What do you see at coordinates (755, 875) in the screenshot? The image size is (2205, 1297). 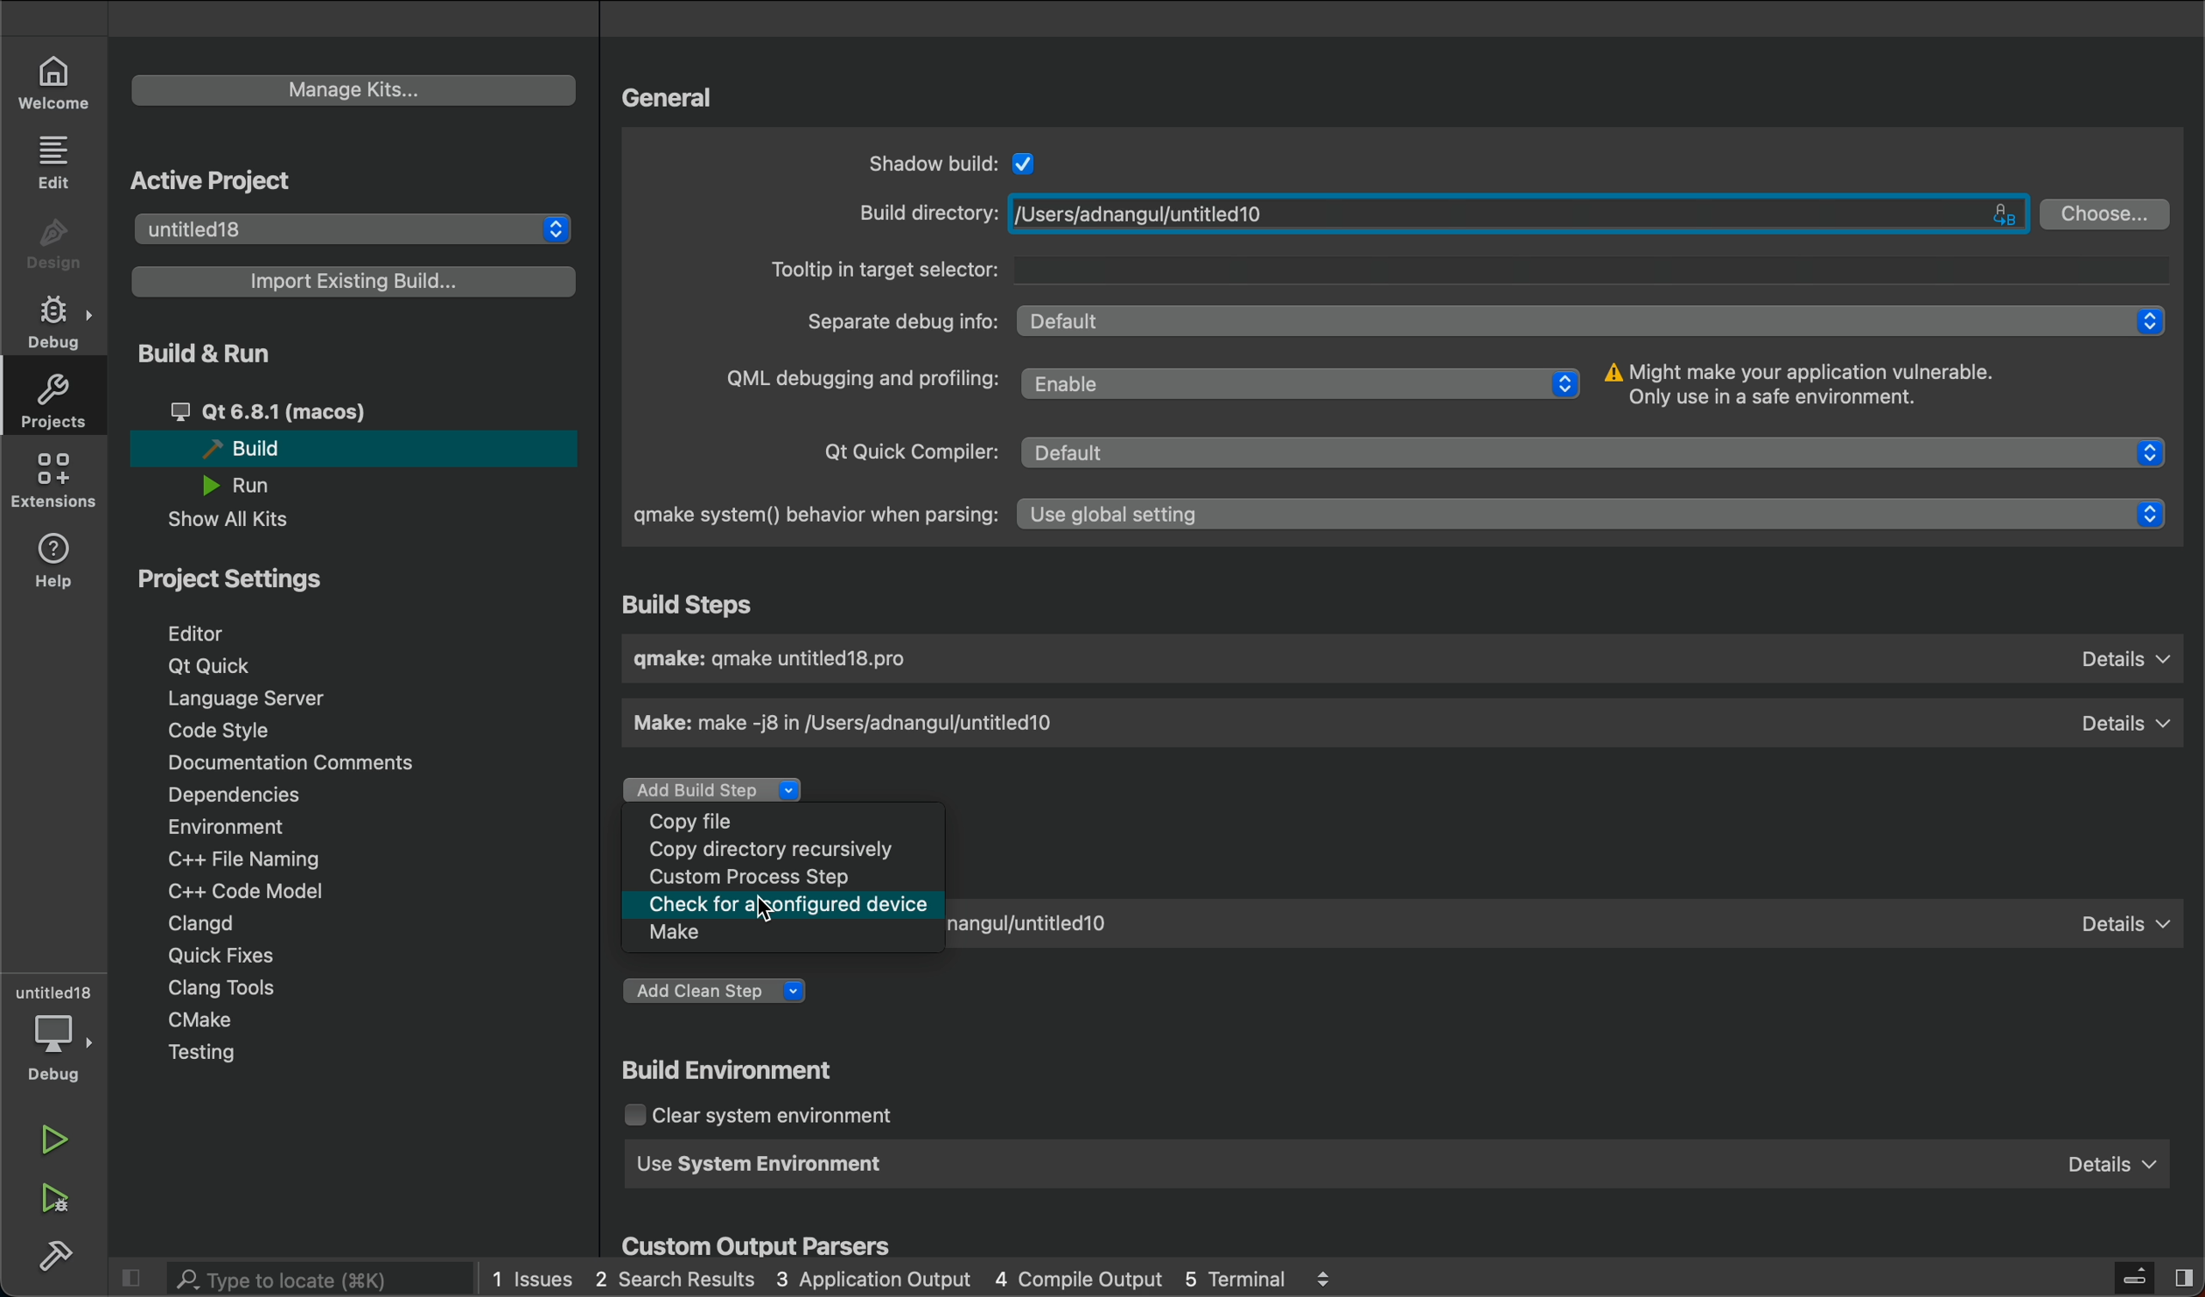 I see `Custom Process Step` at bounding box center [755, 875].